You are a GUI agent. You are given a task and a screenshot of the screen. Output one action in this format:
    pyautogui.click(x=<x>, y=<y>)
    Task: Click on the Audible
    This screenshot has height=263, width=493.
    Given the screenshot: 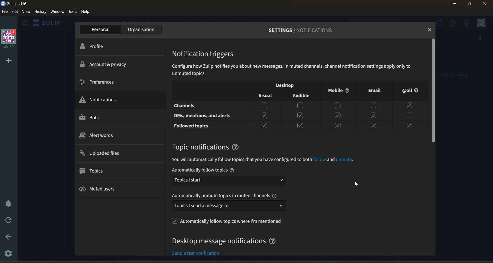 What is the action you would take?
    pyautogui.click(x=302, y=96)
    